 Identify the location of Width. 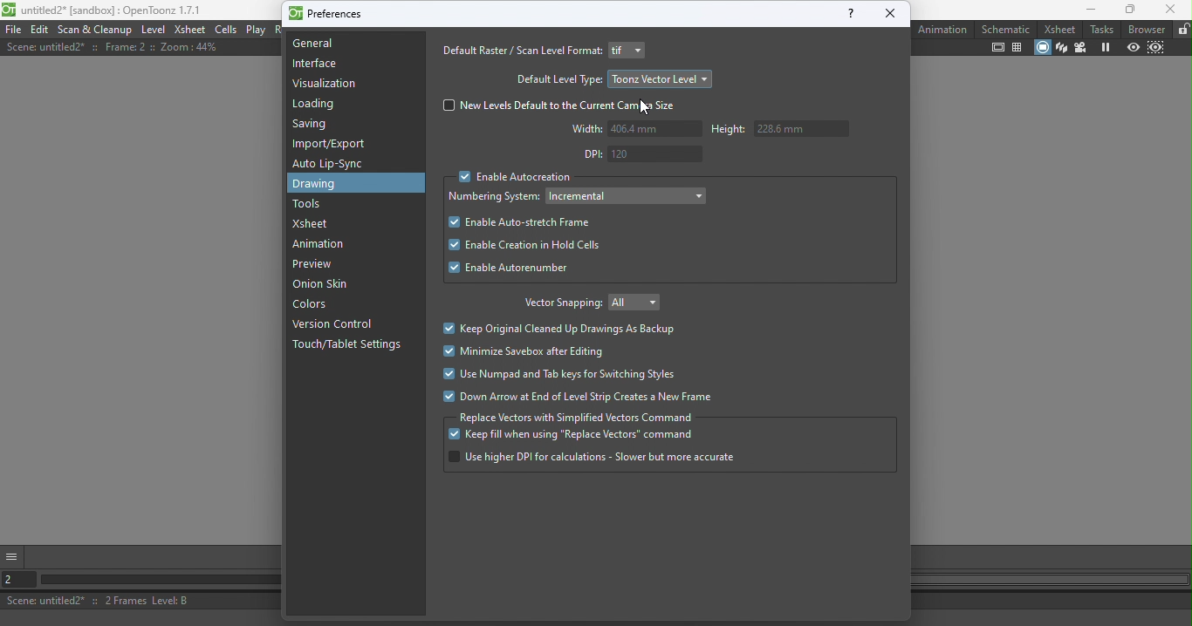
(635, 129).